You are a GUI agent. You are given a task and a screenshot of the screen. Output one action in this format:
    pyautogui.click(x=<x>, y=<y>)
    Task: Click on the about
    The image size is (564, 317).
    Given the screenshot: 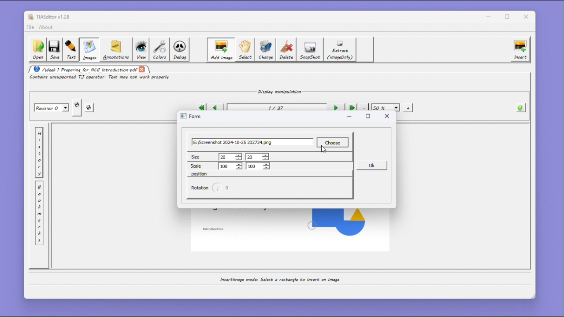 What is the action you would take?
    pyautogui.click(x=47, y=27)
    